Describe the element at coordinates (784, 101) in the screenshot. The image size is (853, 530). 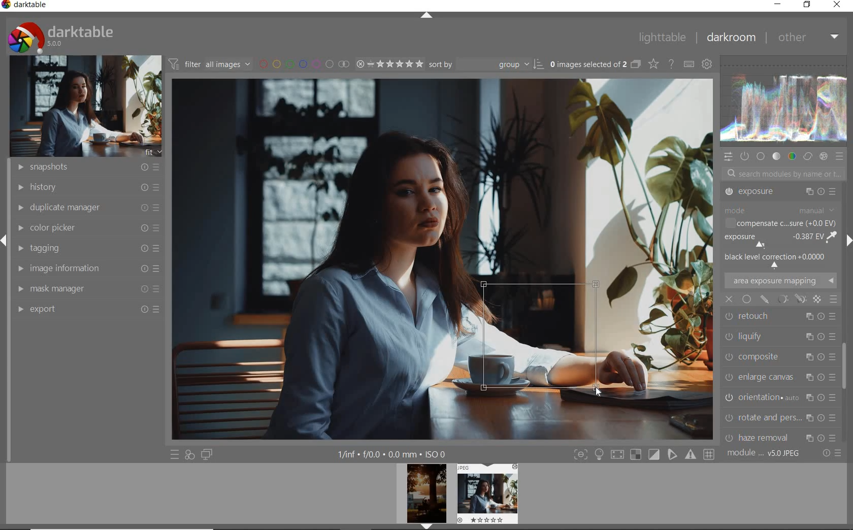
I see `WAVEFORM` at that location.